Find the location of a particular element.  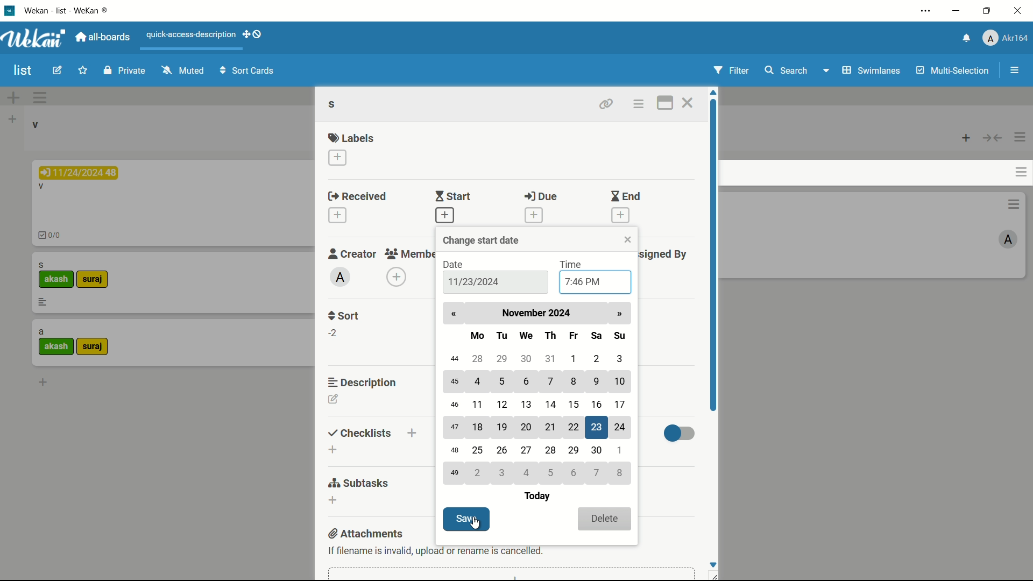

filter is located at coordinates (733, 70).